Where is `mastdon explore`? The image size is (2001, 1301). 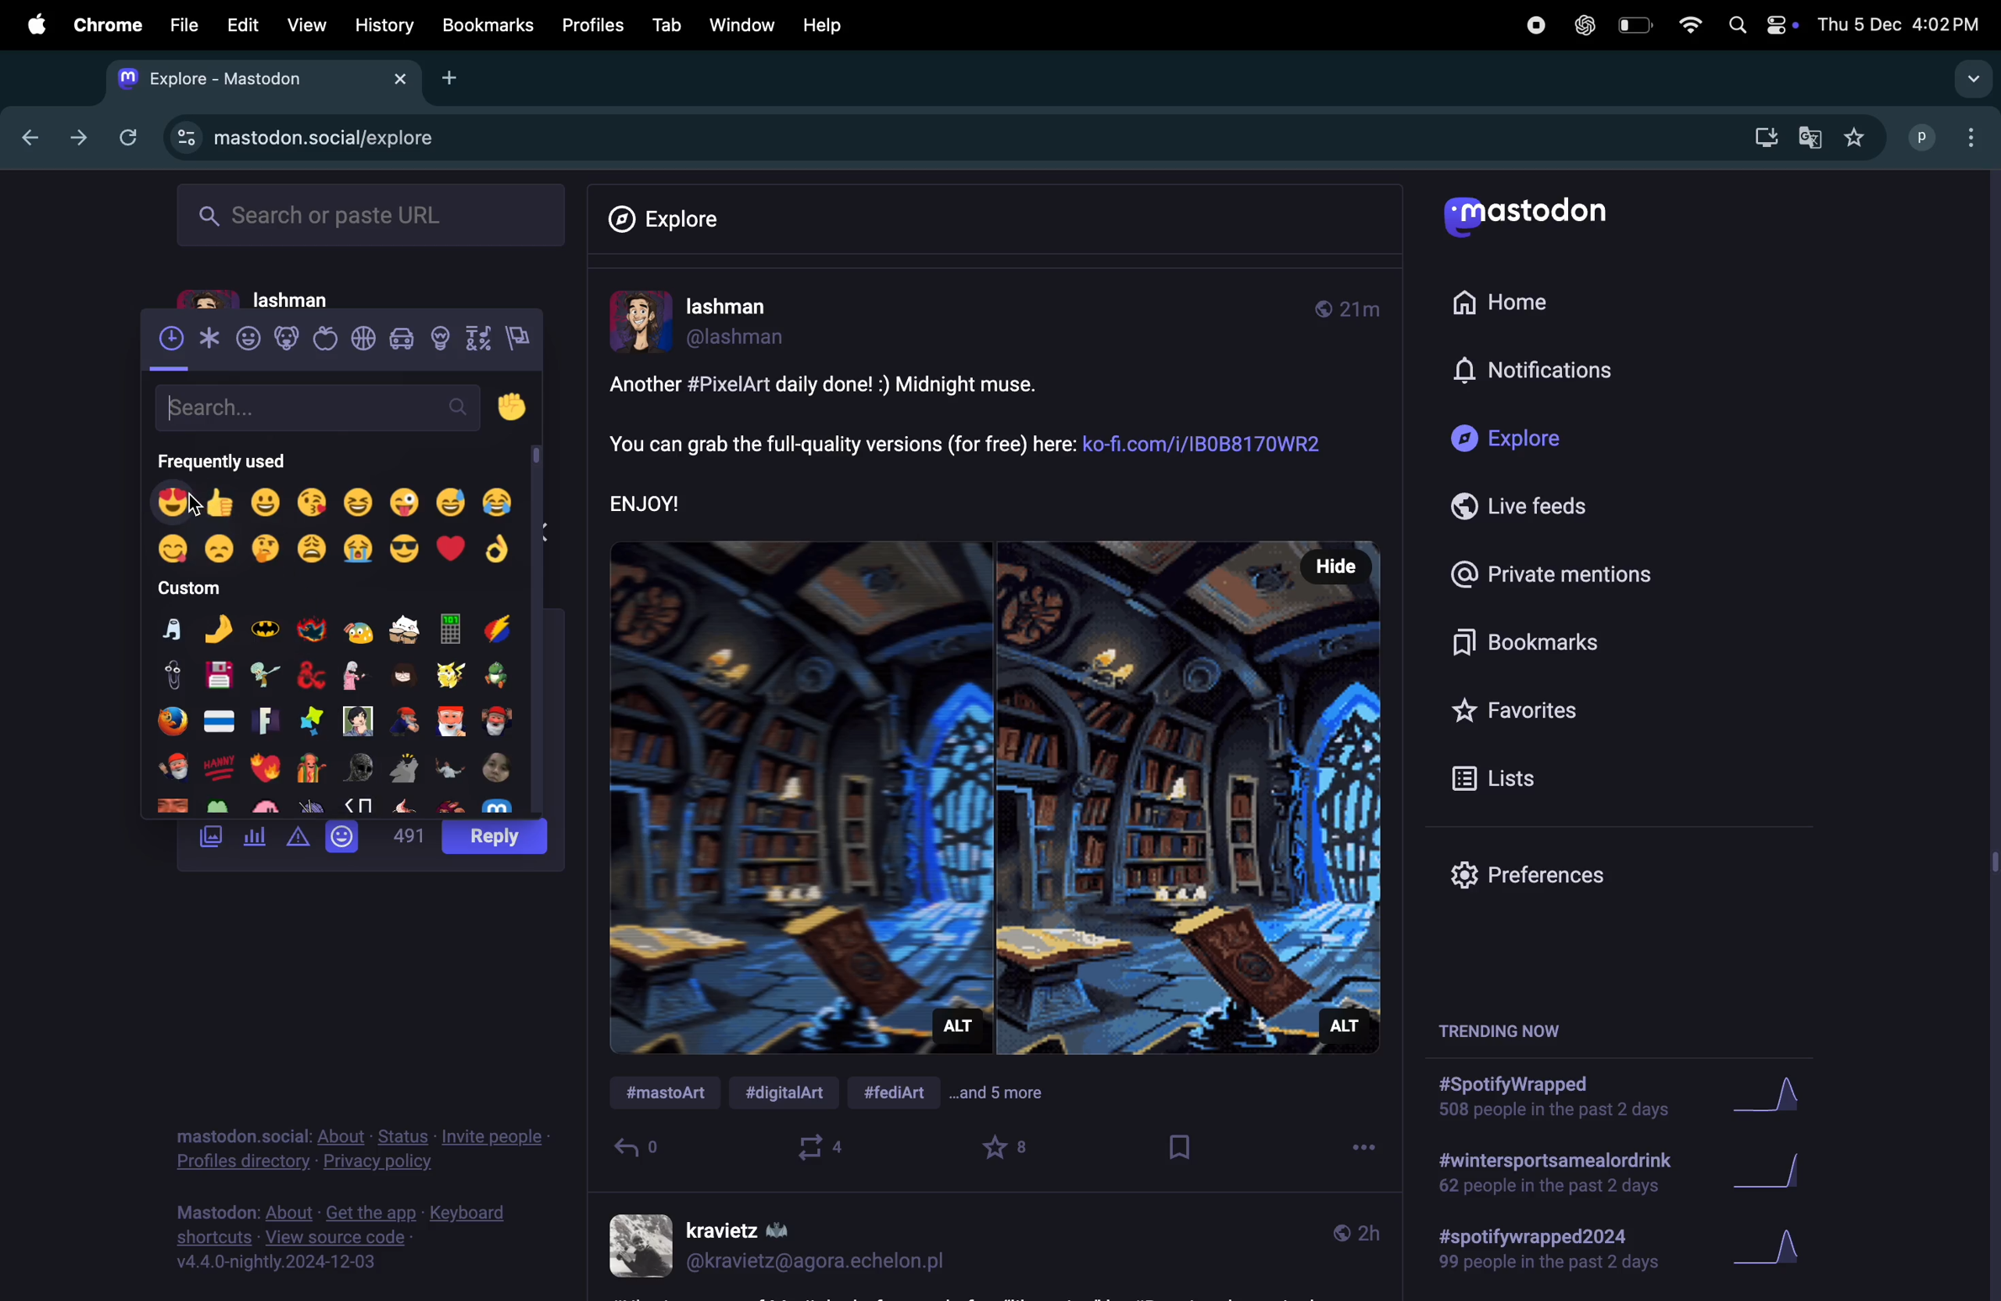
mastdon explore is located at coordinates (327, 139).